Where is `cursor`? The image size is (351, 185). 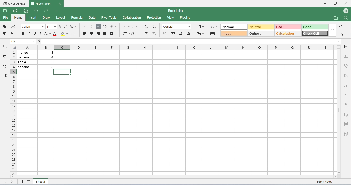 cursor is located at coordinates (114, 41).